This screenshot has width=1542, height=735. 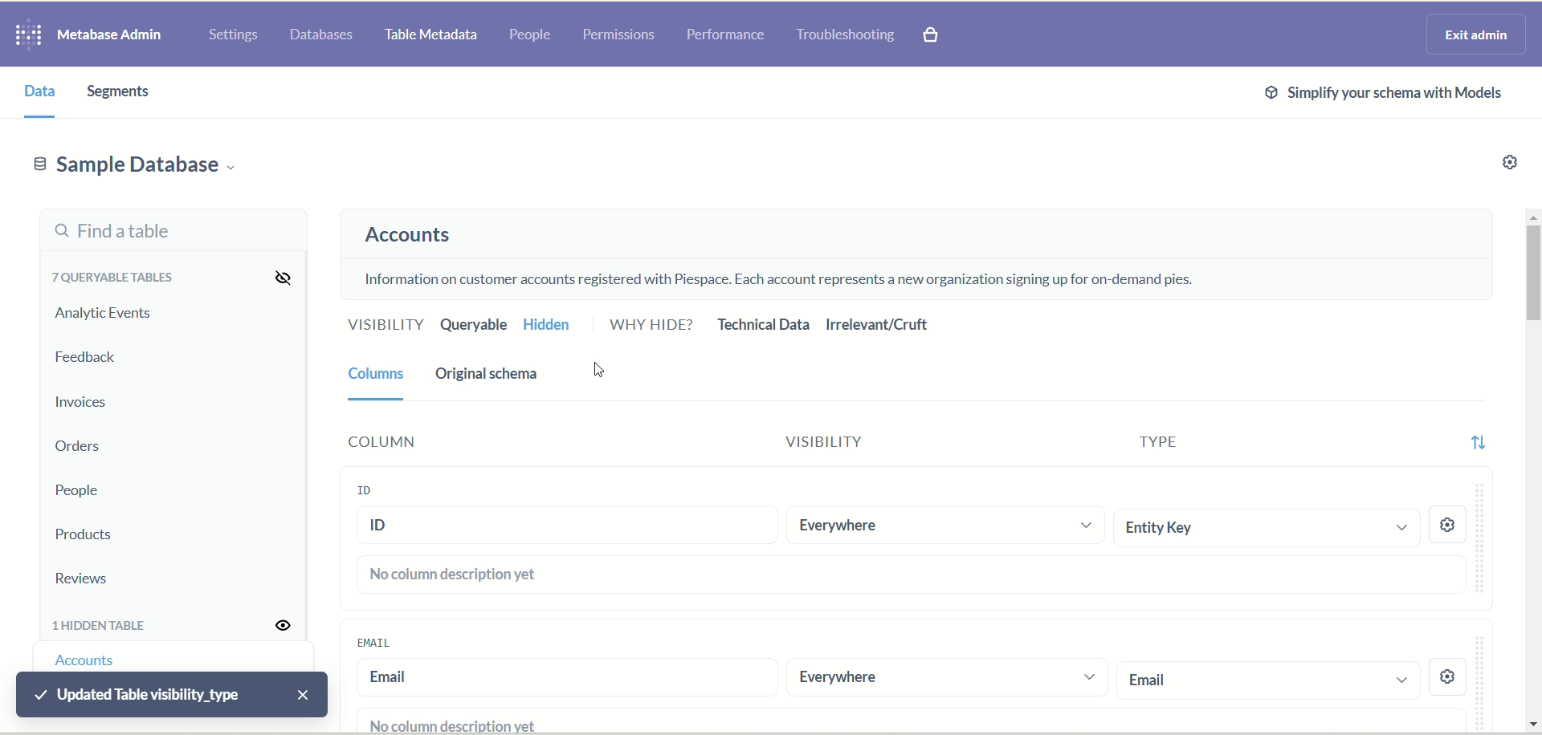 What do you see at coordinates (321, 37) in the screenshot?
I see `databases` at bounding box center [321, 37].